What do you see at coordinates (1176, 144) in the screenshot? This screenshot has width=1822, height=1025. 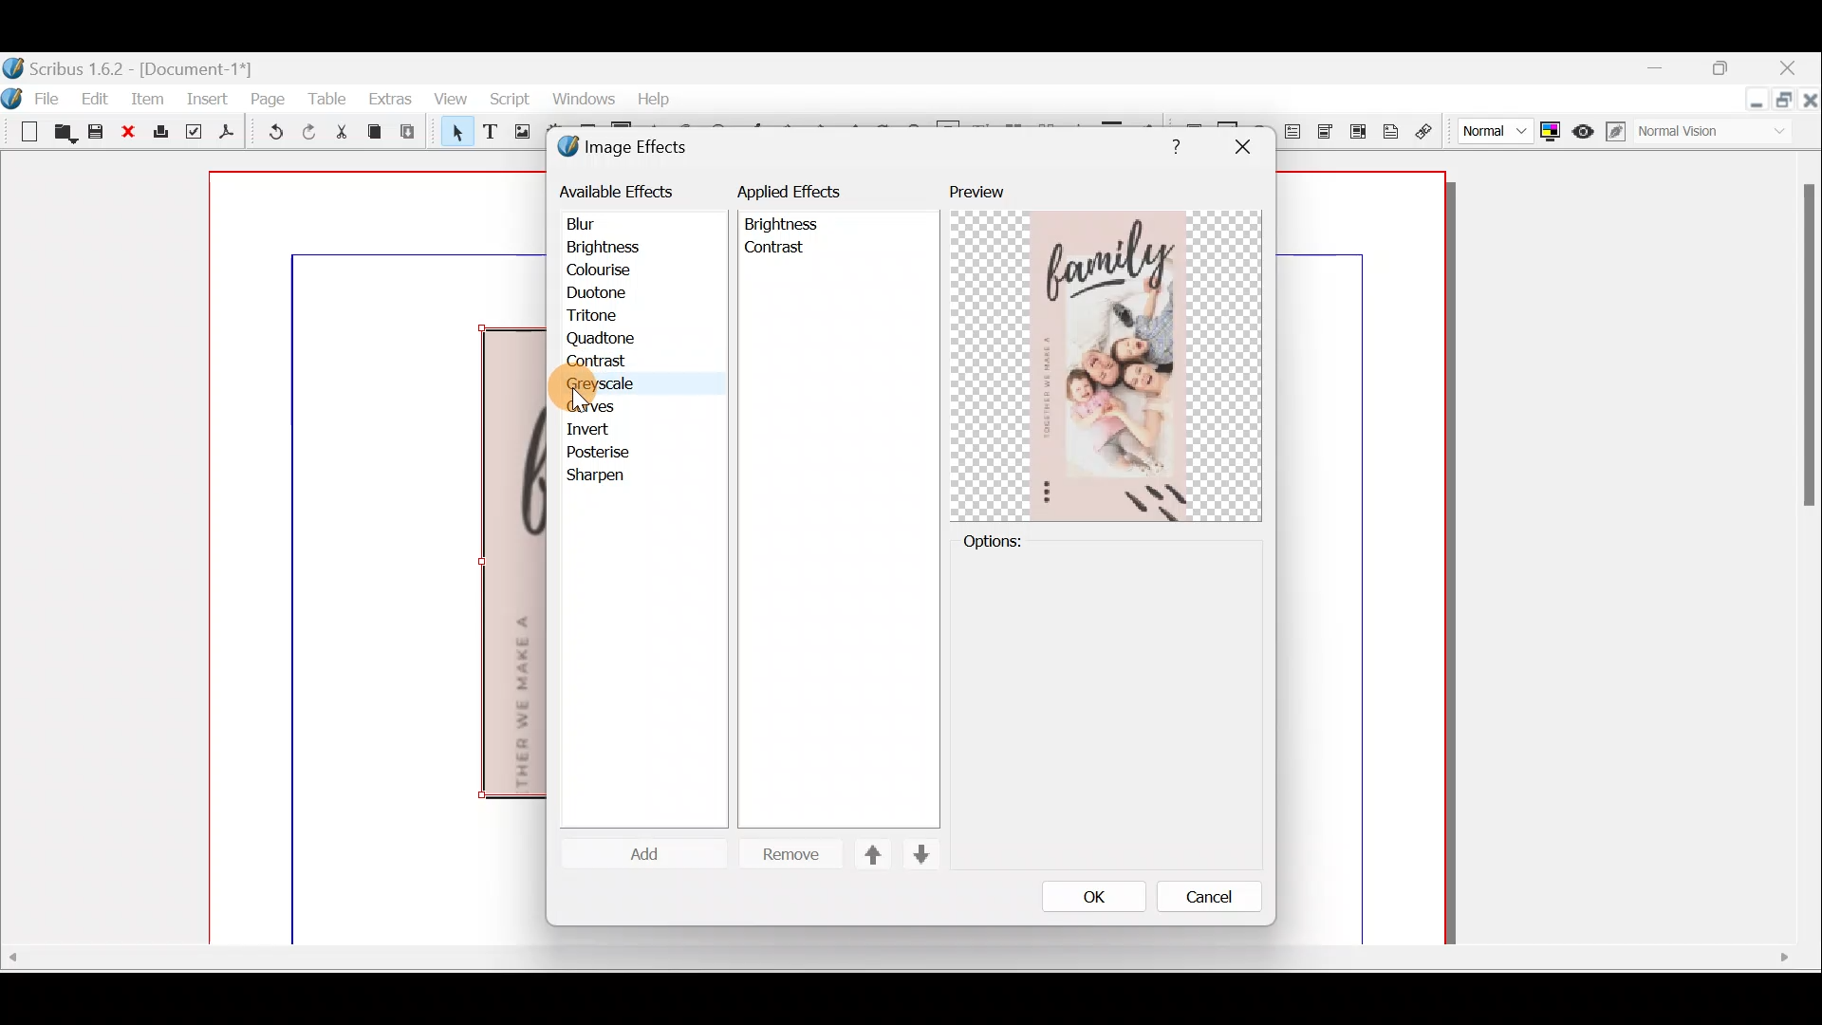 I see `Help` at bounding box center [1176, 144].